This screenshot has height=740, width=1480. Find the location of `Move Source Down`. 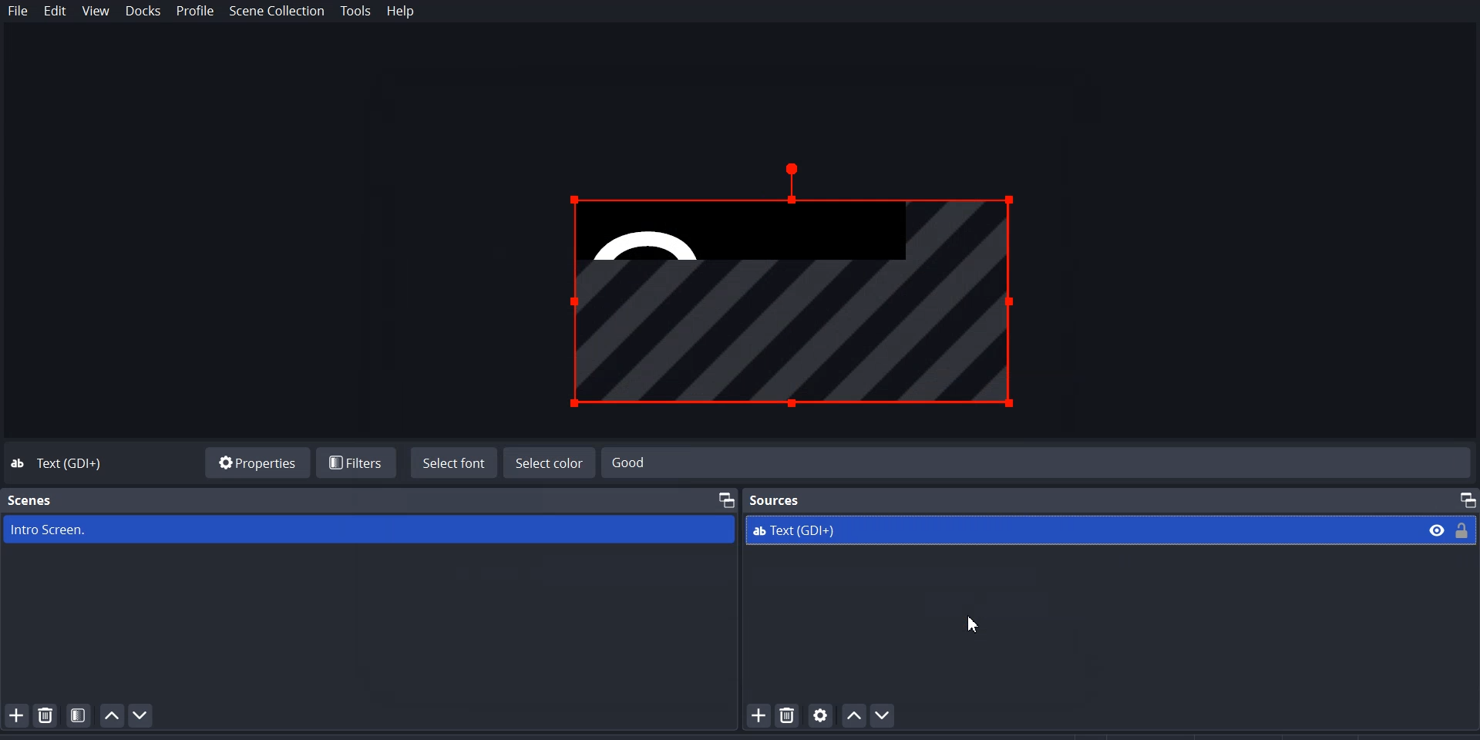

Move Source Down is located at coordinates (886, 715).